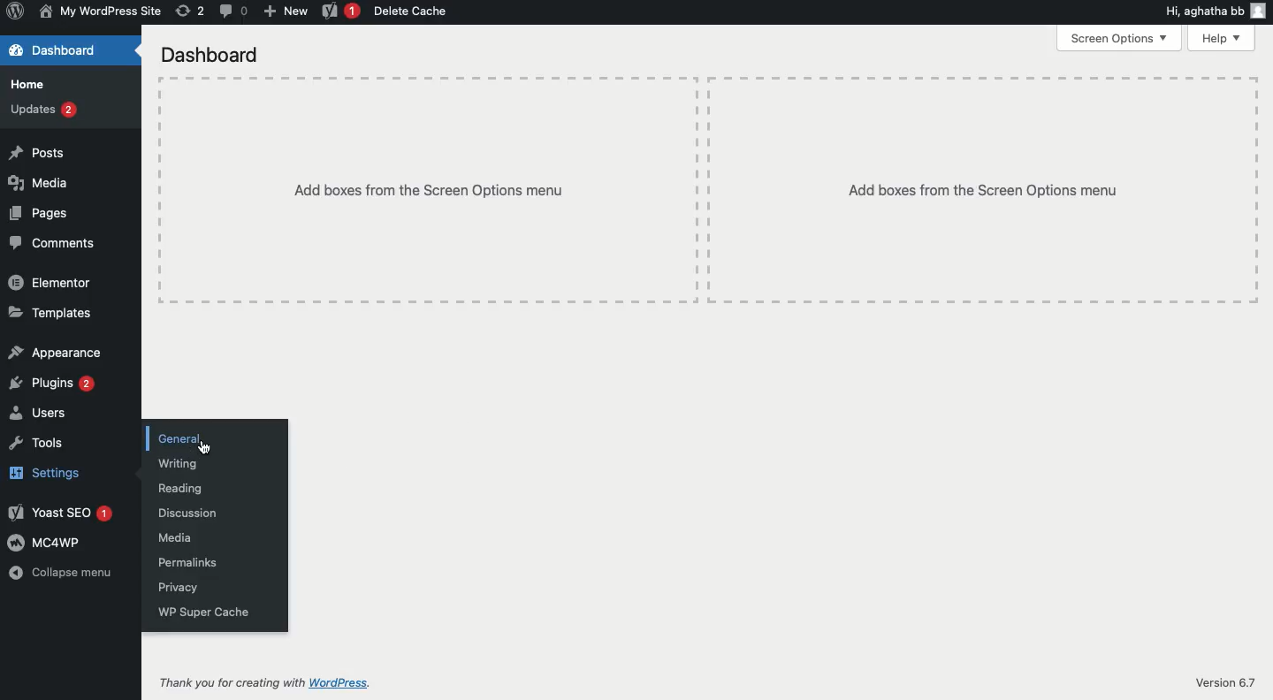  Describe the element at coordinates (51, 313) in the screenshot. I see `Templates` at that location.